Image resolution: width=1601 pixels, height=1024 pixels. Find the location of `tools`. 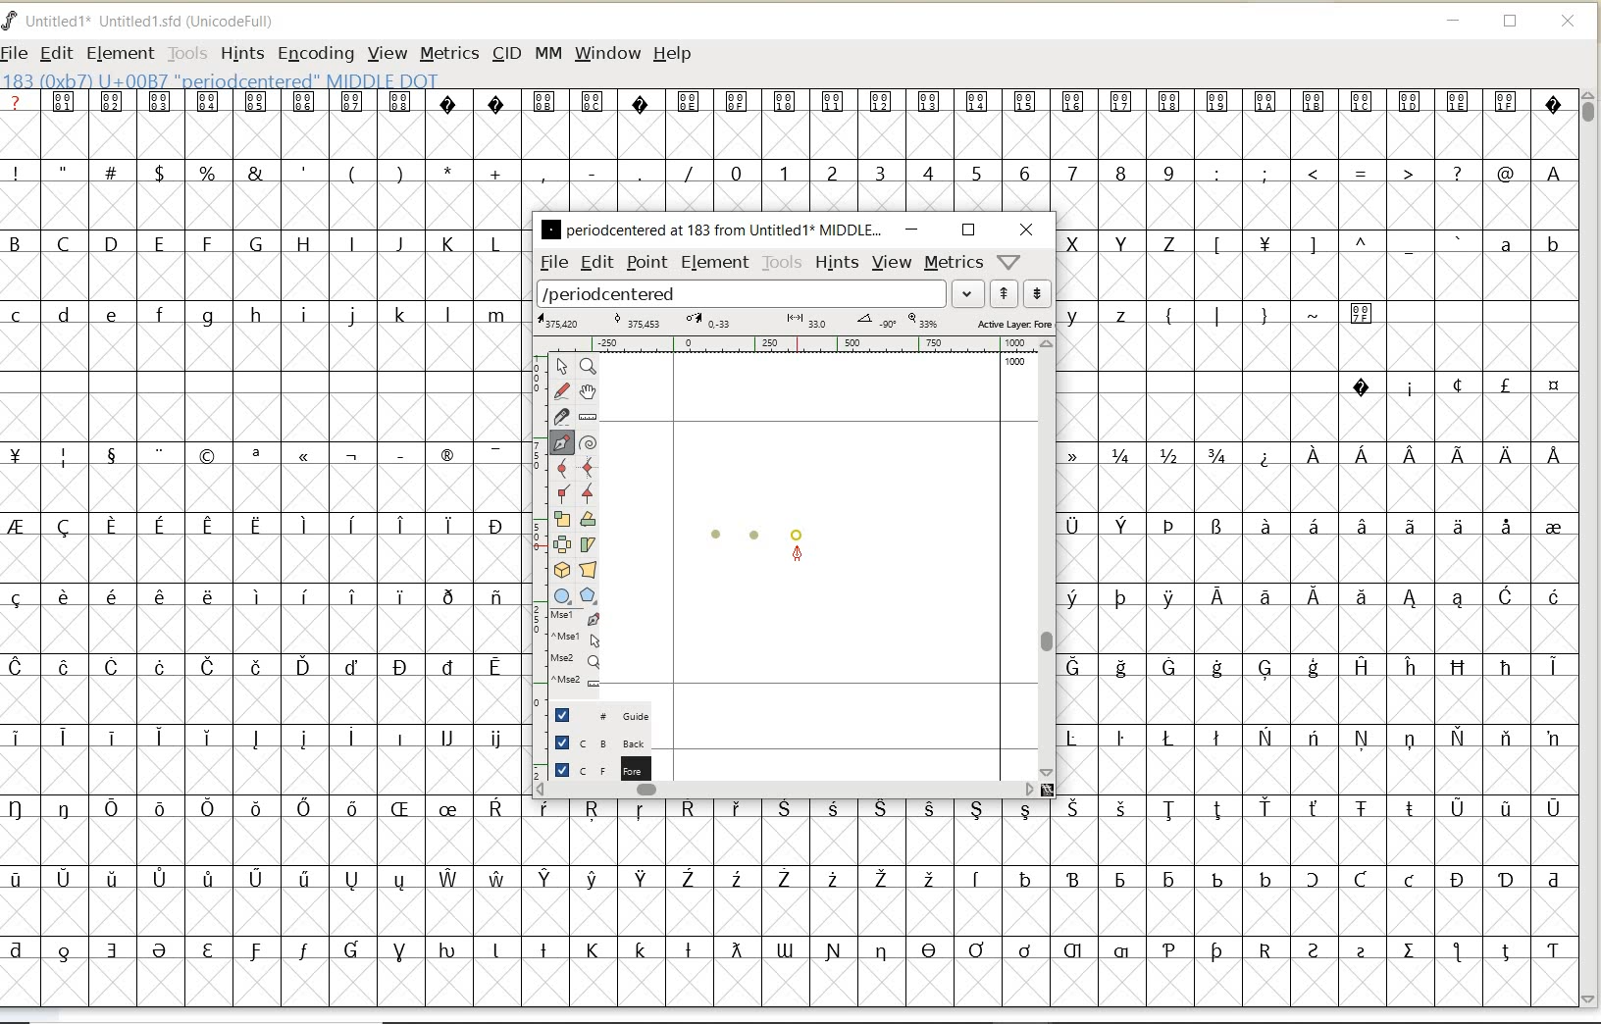

tools is located at coordinates (782, 263).